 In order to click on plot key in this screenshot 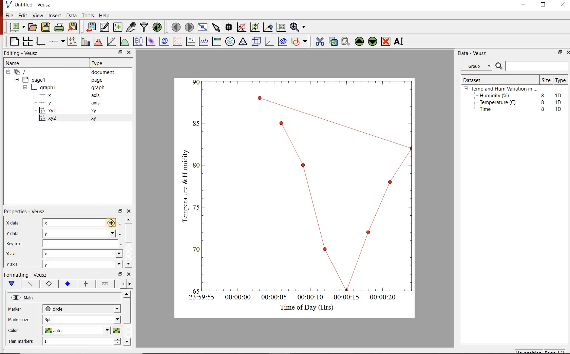, I will do `click(192, 41)`.